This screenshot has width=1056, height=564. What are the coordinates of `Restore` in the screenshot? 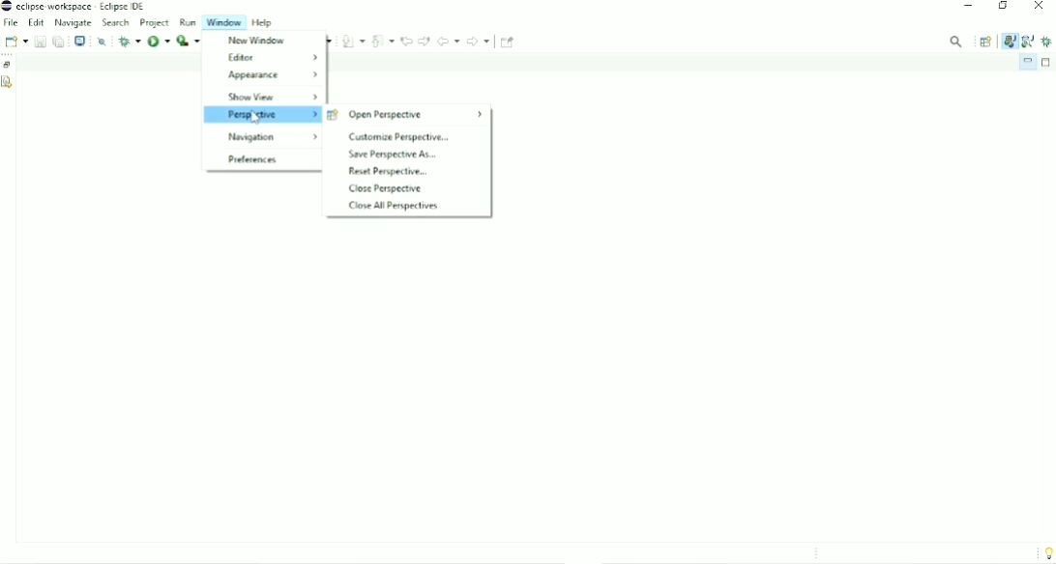 It's located at (9, 65).